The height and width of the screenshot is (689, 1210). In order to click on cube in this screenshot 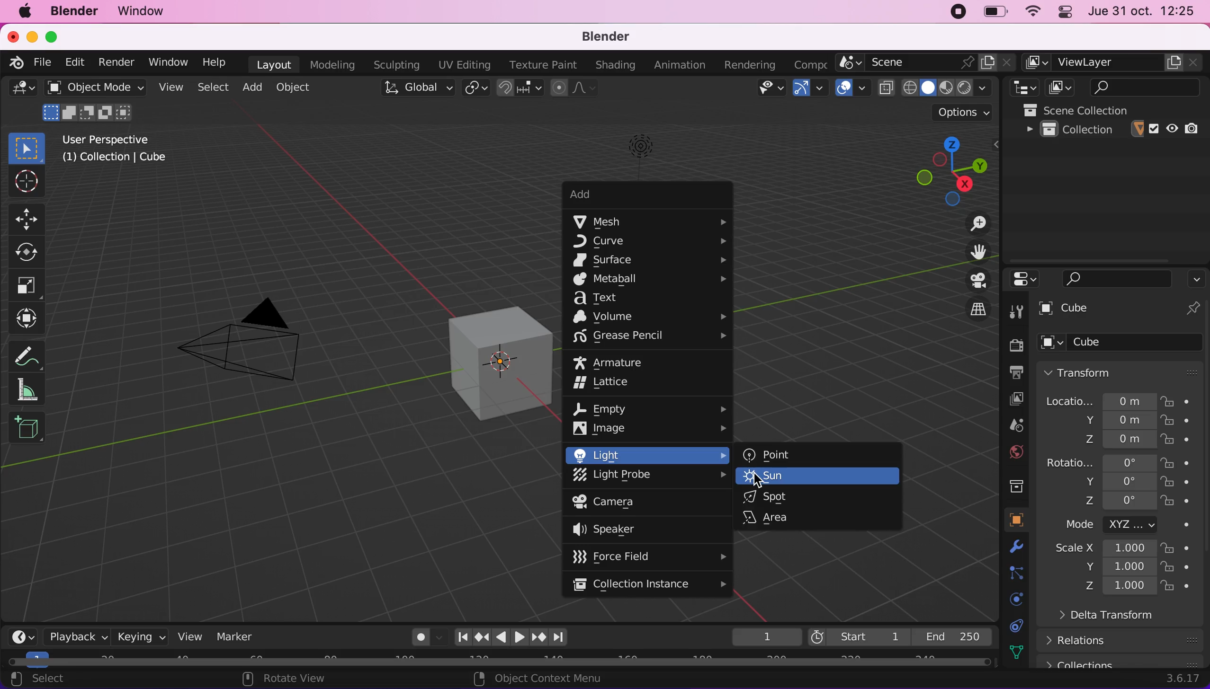, I will do `click(477, 352)`.